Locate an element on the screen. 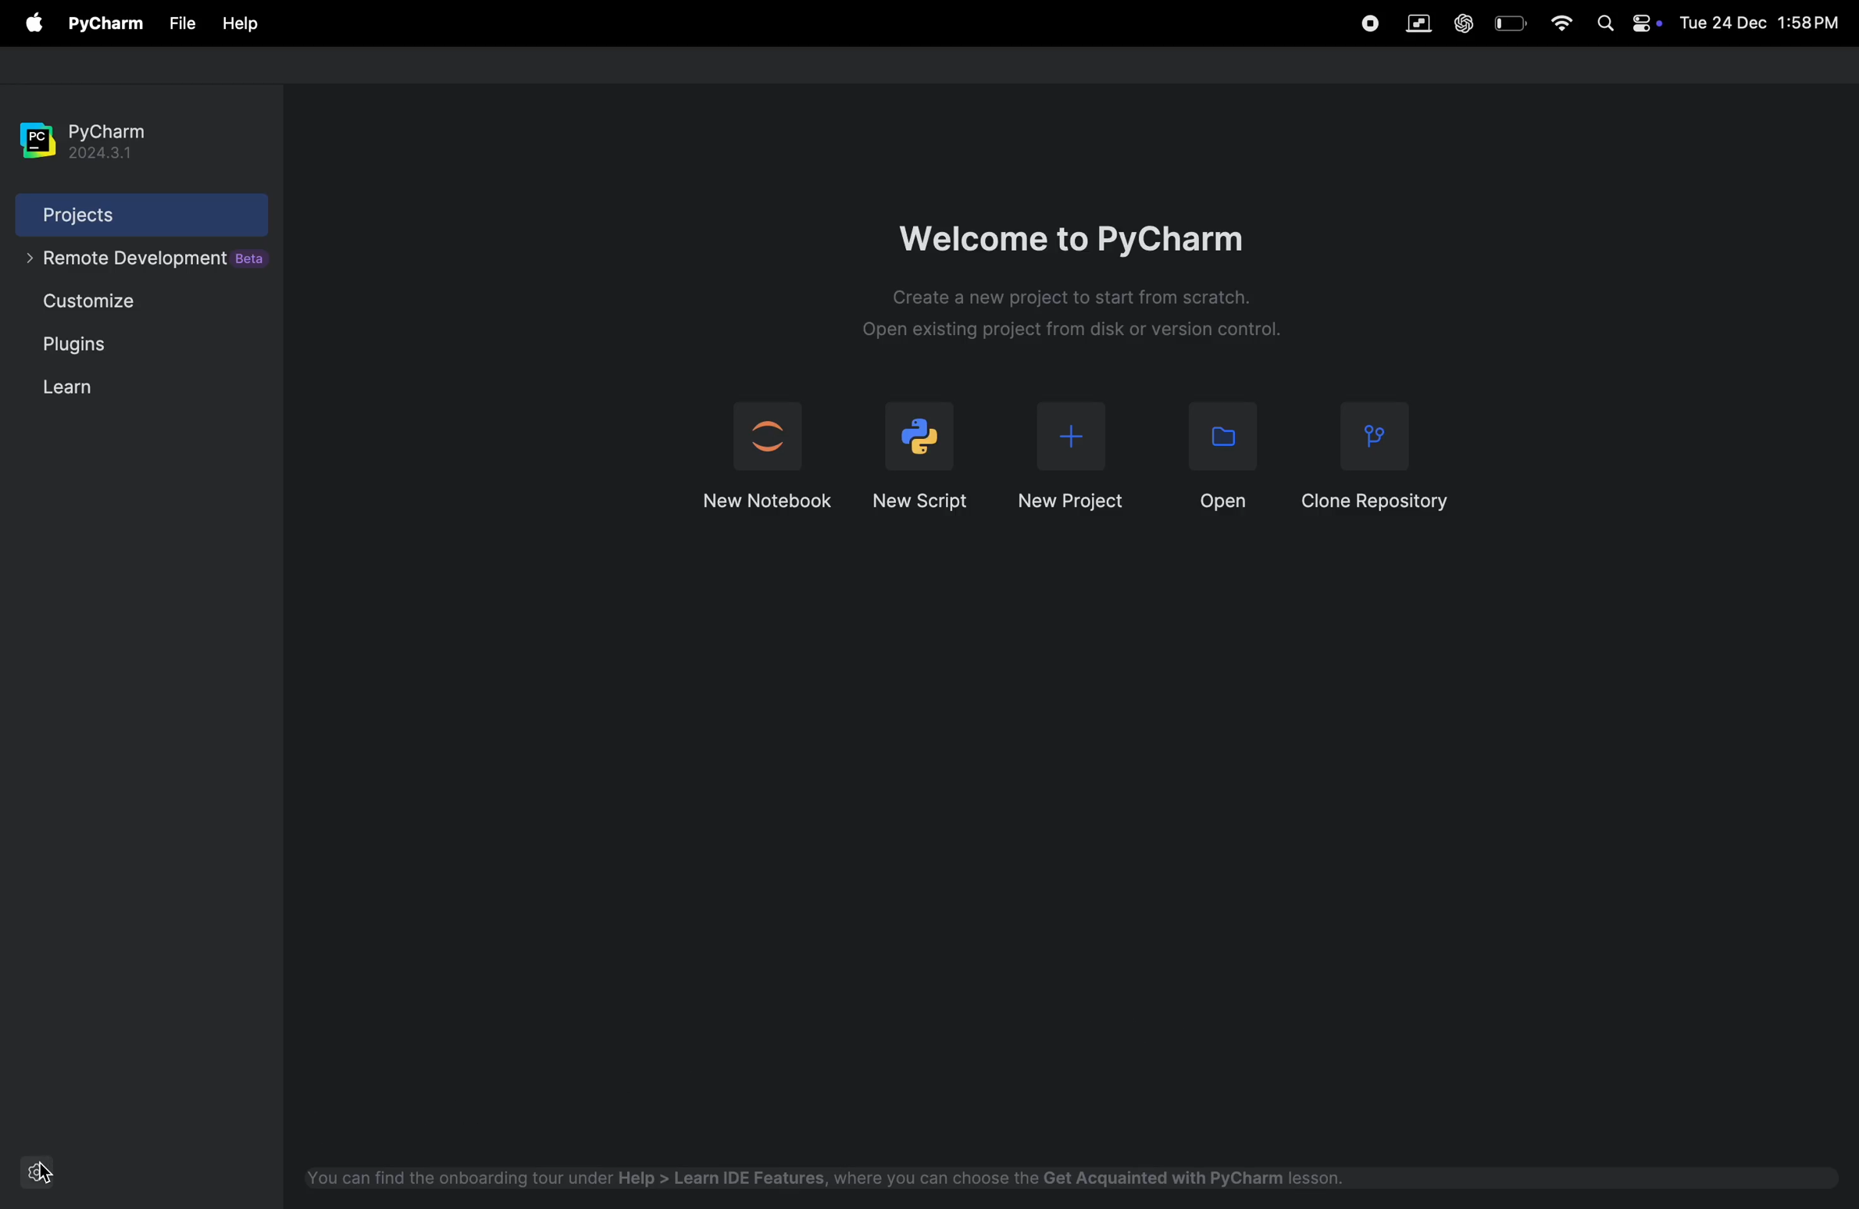 The image size is (1859, 1209). You can find the onboarding tour under Help > Learn IDE Features, where you can choose the Get Acquainted with PyCharm lesson. is located at coordinates (823, 1177).